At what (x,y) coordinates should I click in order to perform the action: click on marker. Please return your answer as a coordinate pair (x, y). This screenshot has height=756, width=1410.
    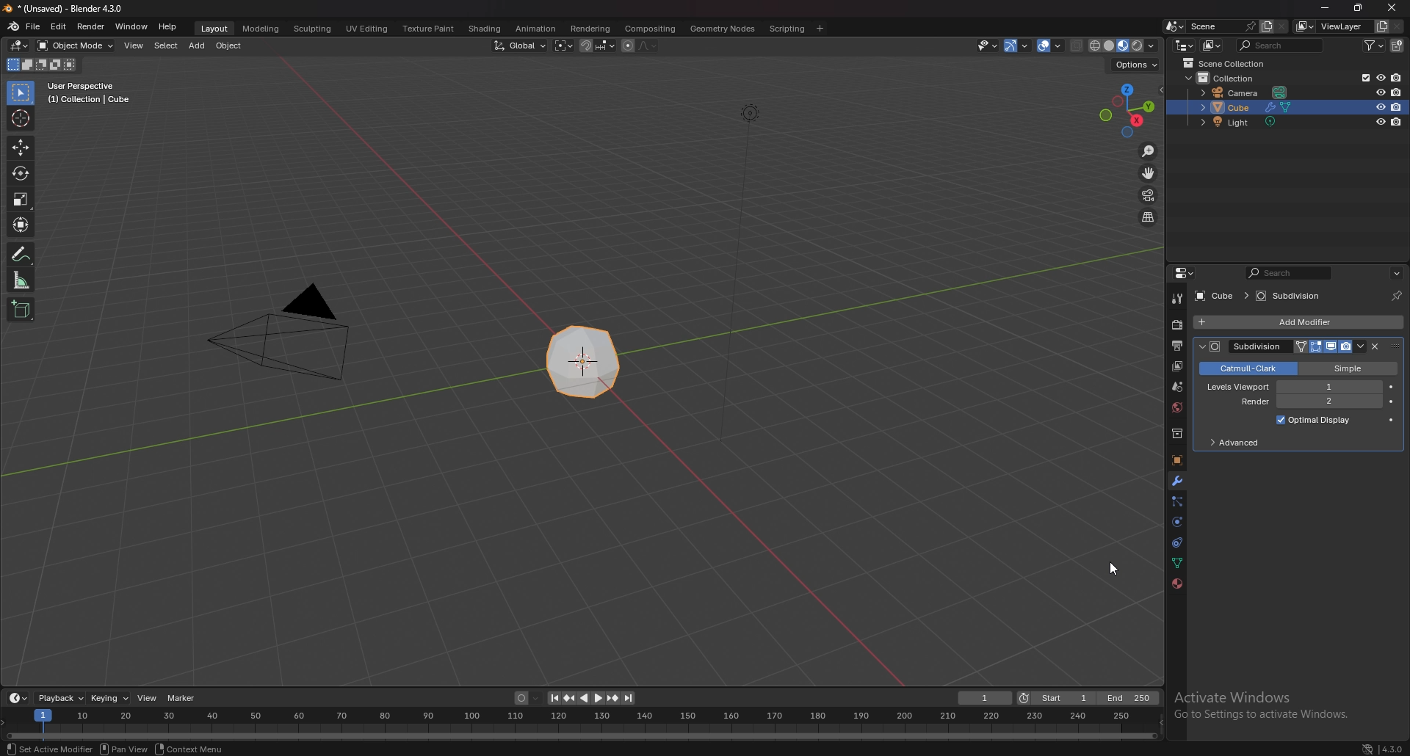
    Looking at the image, I should click on (183, 699).